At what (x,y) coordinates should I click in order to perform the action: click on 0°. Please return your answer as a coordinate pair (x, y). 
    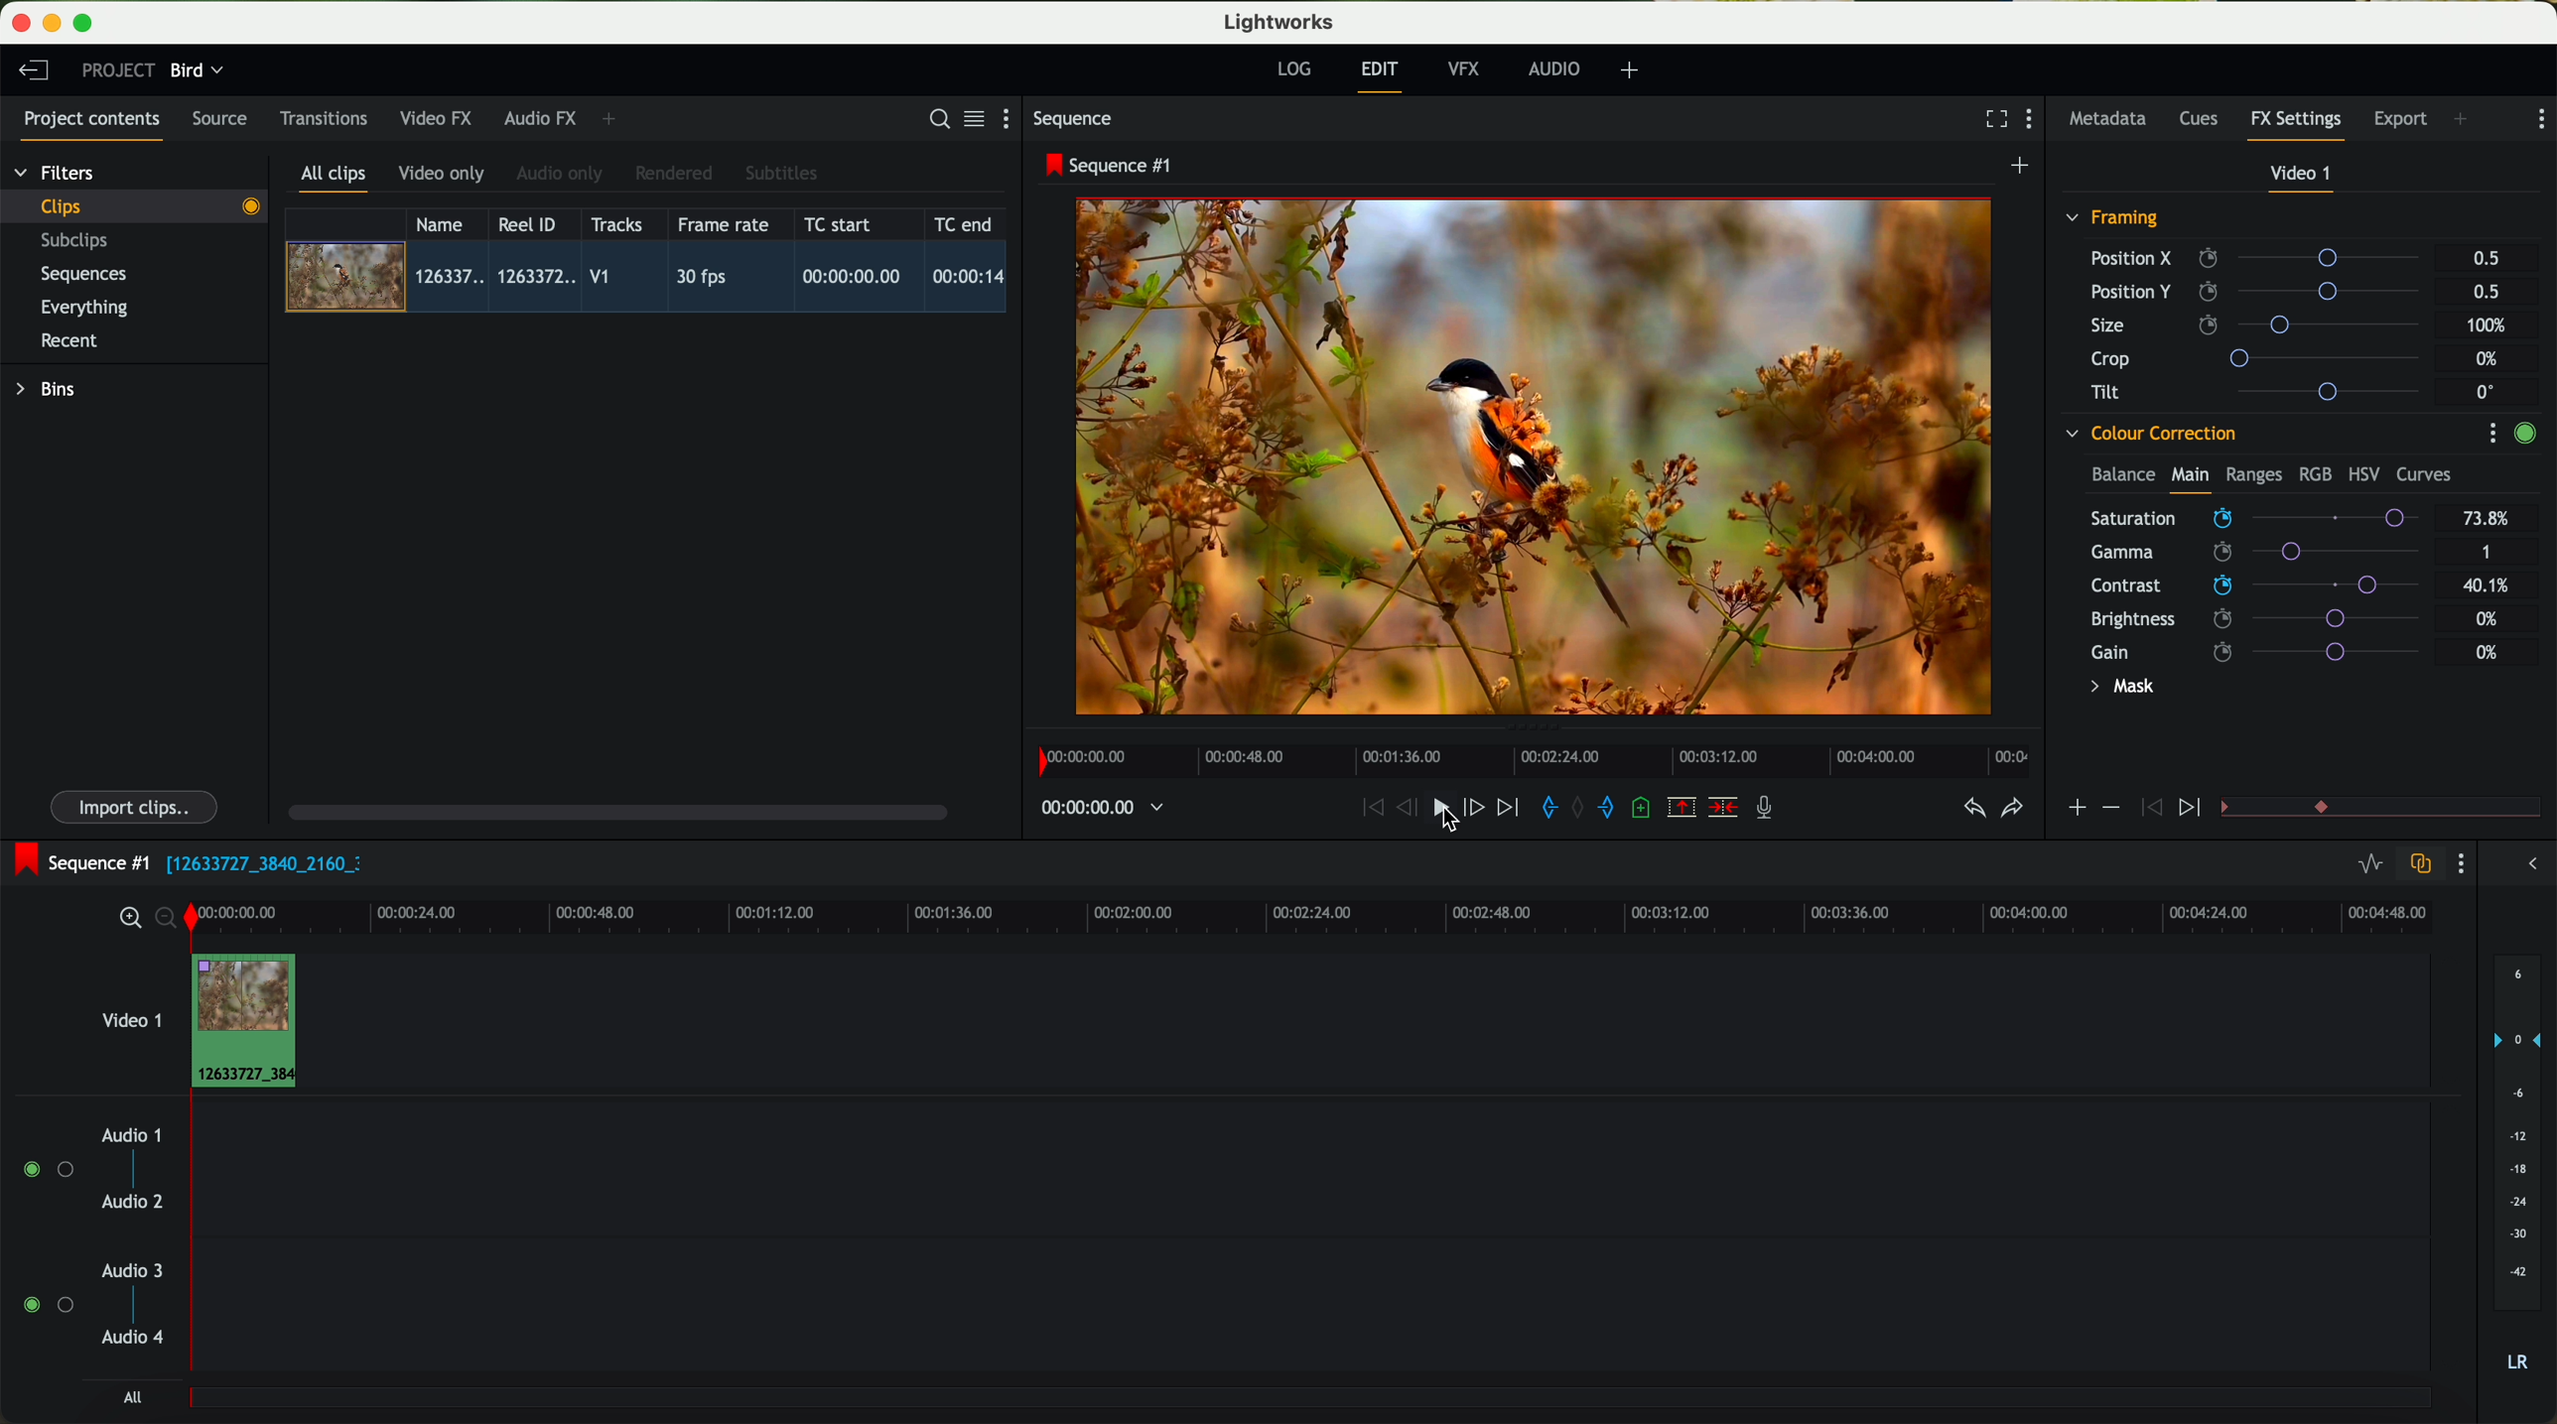
    Looking at the image, I should click on (2487, 391).